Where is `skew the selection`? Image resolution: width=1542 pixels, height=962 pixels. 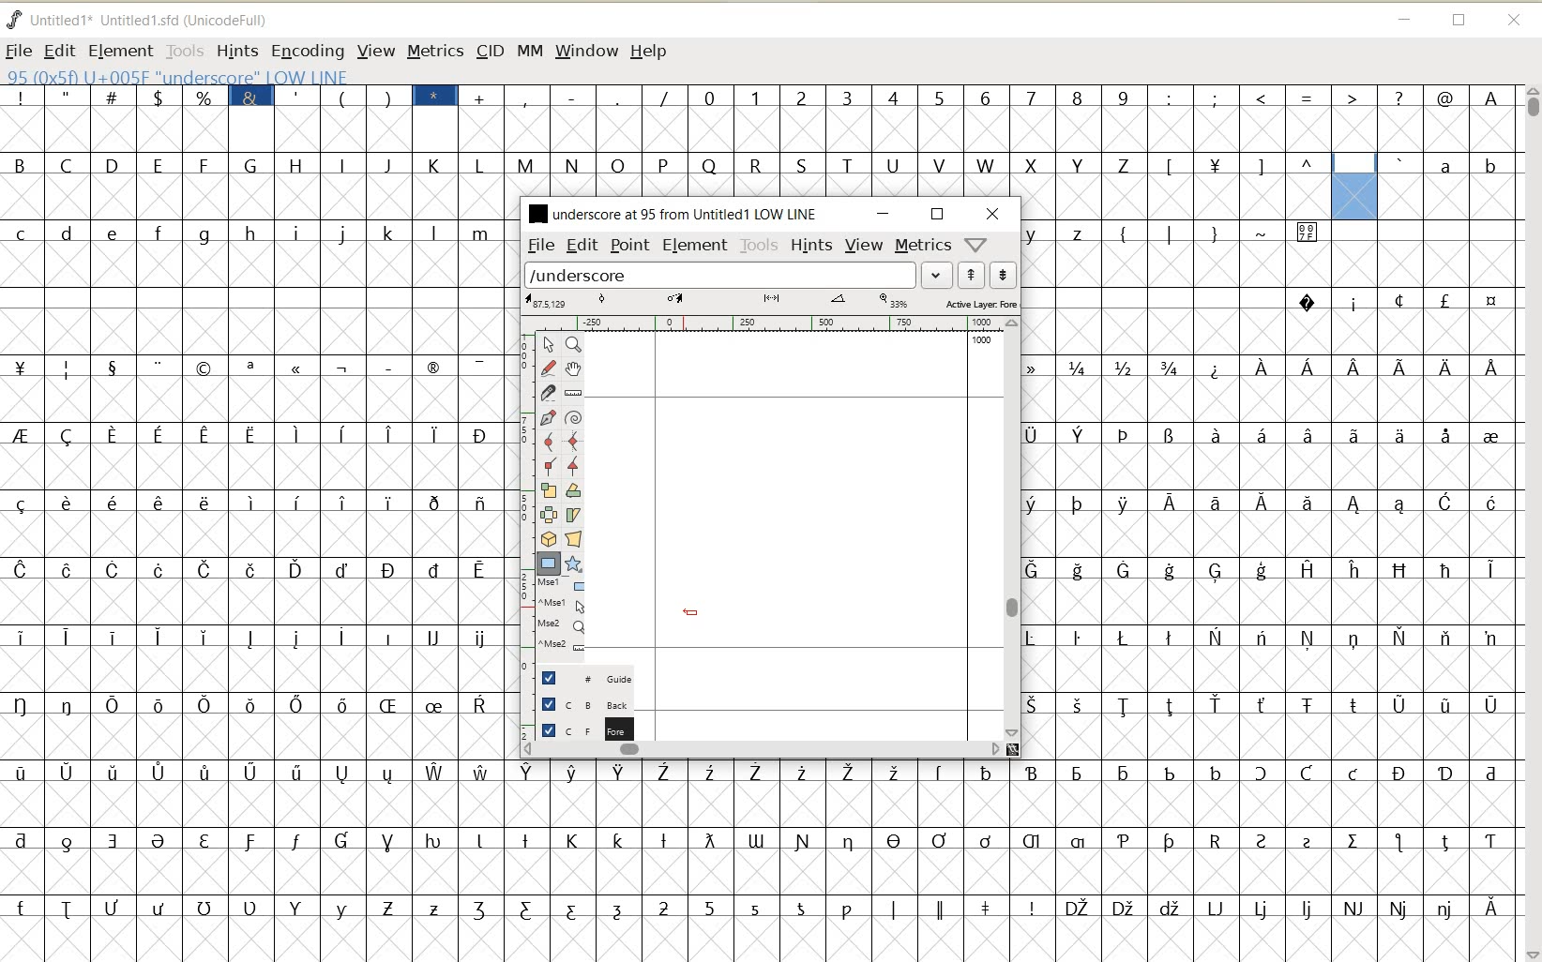 skew the selection is located at coordinates (572, 516).